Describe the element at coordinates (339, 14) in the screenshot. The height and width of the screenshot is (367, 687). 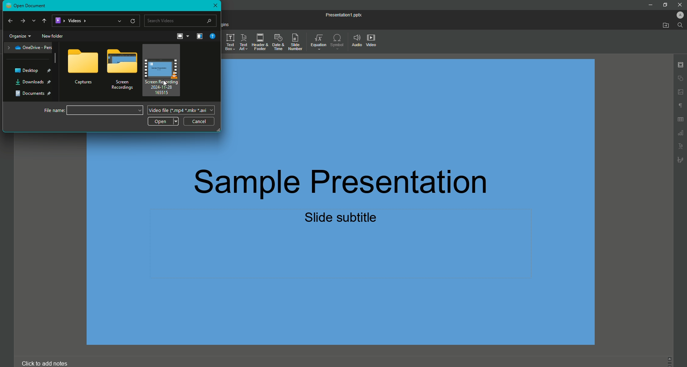
I see `Presentation 1` at that location.